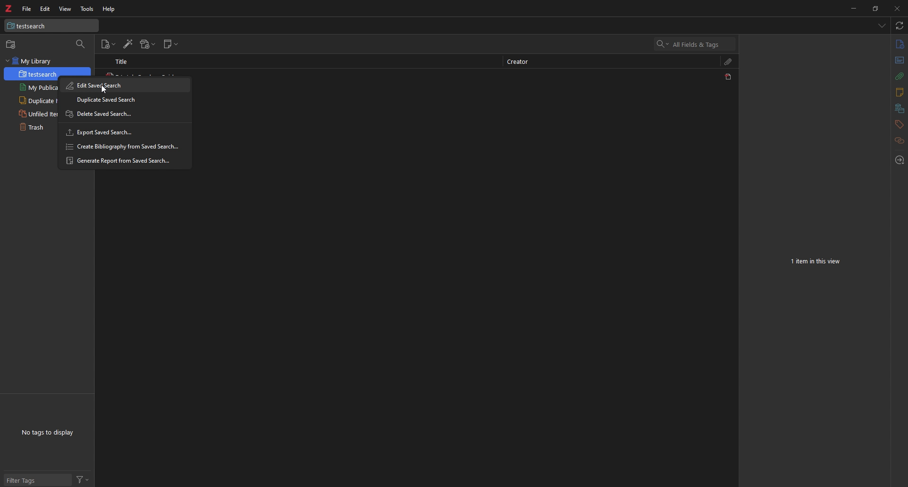 The height and width of the screenshot is (487, 908). I want to click on title, so click(126, 61).